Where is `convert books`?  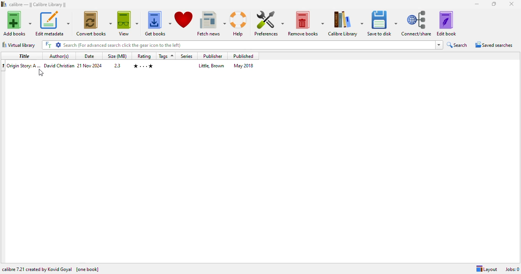 convert books is located at coordinates (93, 23).